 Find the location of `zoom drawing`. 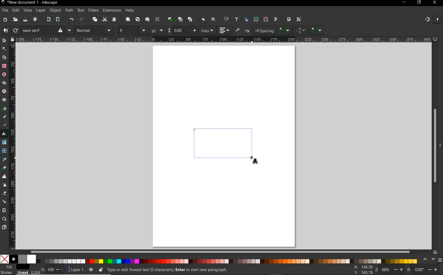

zoom drawing is located at coordinates (138, 20).